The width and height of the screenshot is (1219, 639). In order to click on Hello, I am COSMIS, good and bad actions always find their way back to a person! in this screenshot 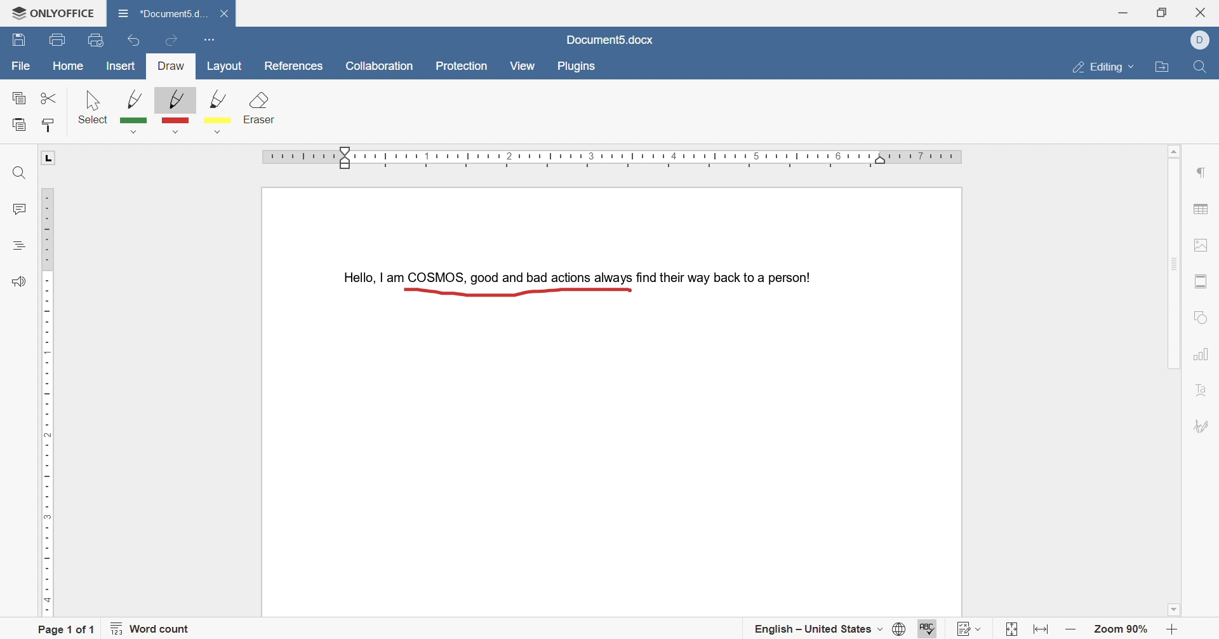, I will do `click(574, 275)`.